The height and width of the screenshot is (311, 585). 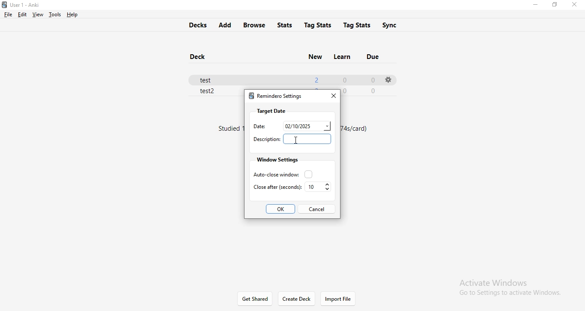 What do you see at coordinates (208, 92) in the screenshot?
I see `test 2` at bounding box center [208, 92].